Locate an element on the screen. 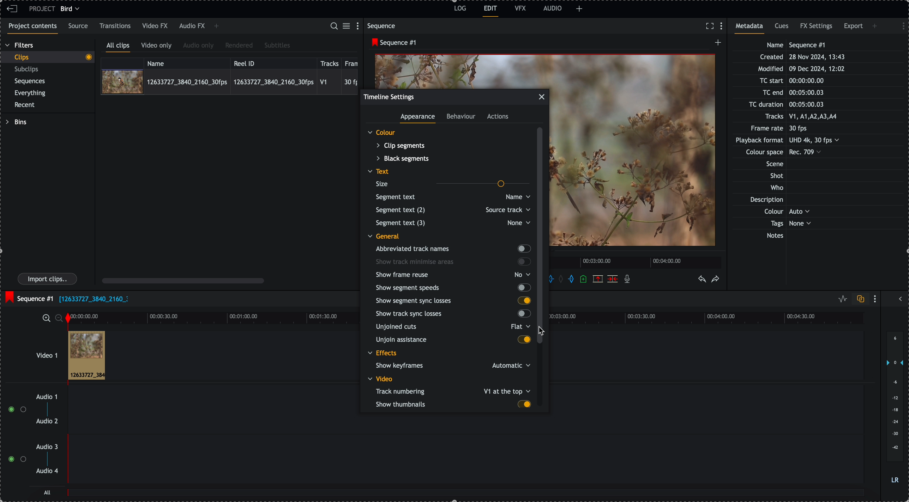 The width and height of the screenshot is (909, 502). colour is located at coordinates (382, 133).